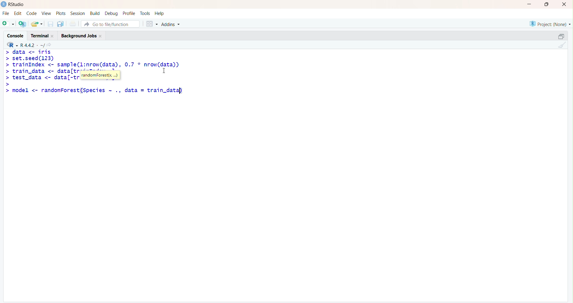 This screenshot has height=303, width=573. Describe the element at coordinates (7, 71) in the screenshot. I see `Prompt cursor` at that location.